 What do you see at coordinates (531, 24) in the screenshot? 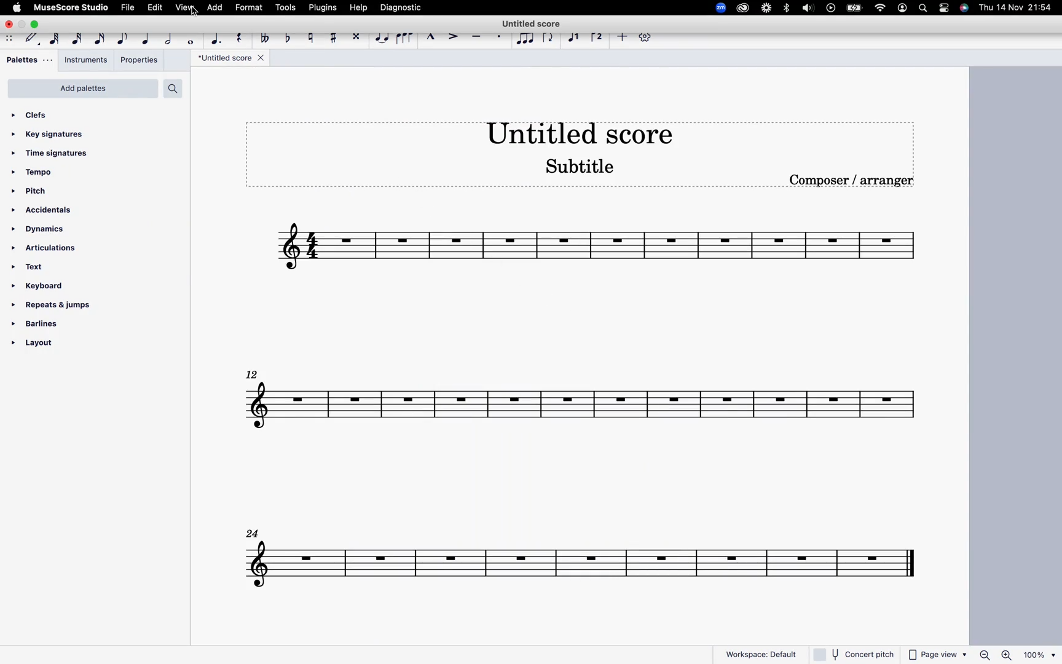
I see `score title` at bounding box center [531, 24].